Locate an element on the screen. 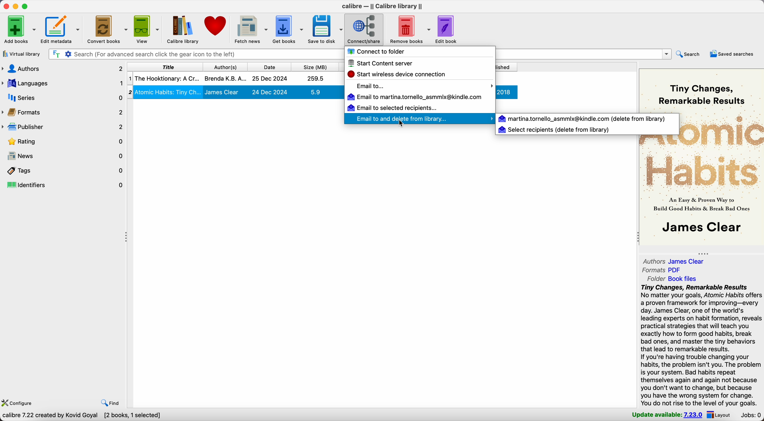  formats is located at coordinates (63, 112).